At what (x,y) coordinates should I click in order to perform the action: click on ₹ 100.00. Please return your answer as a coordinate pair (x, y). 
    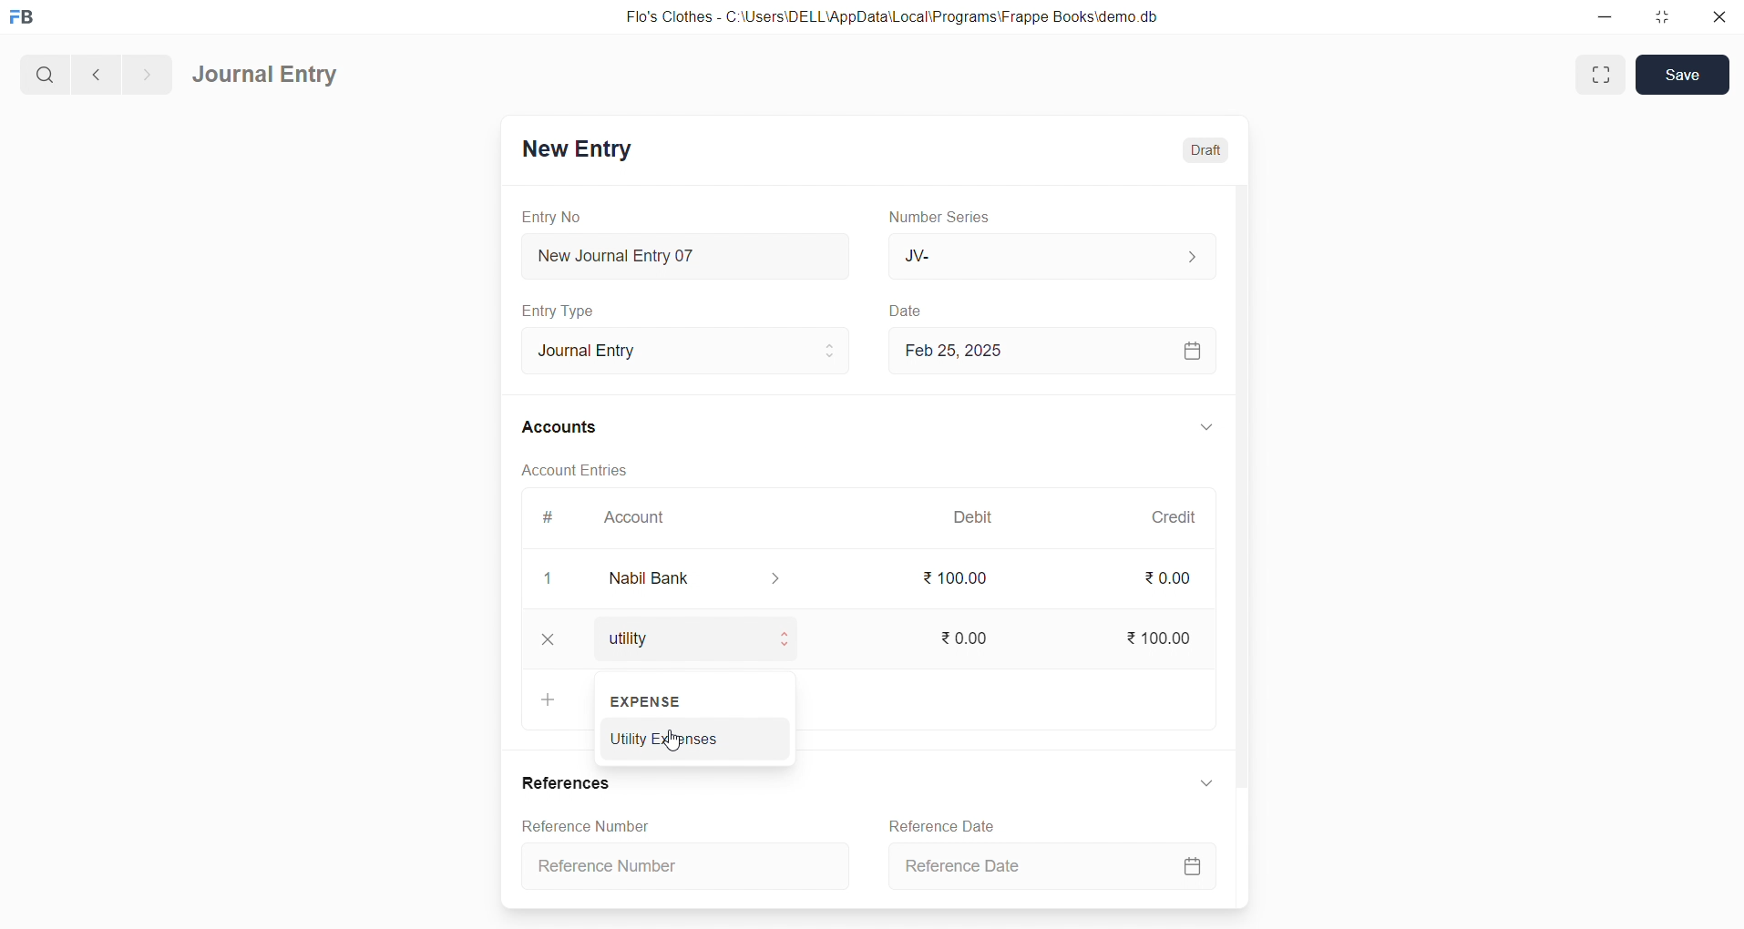
    Looking at the image, I should click on (956, 578).